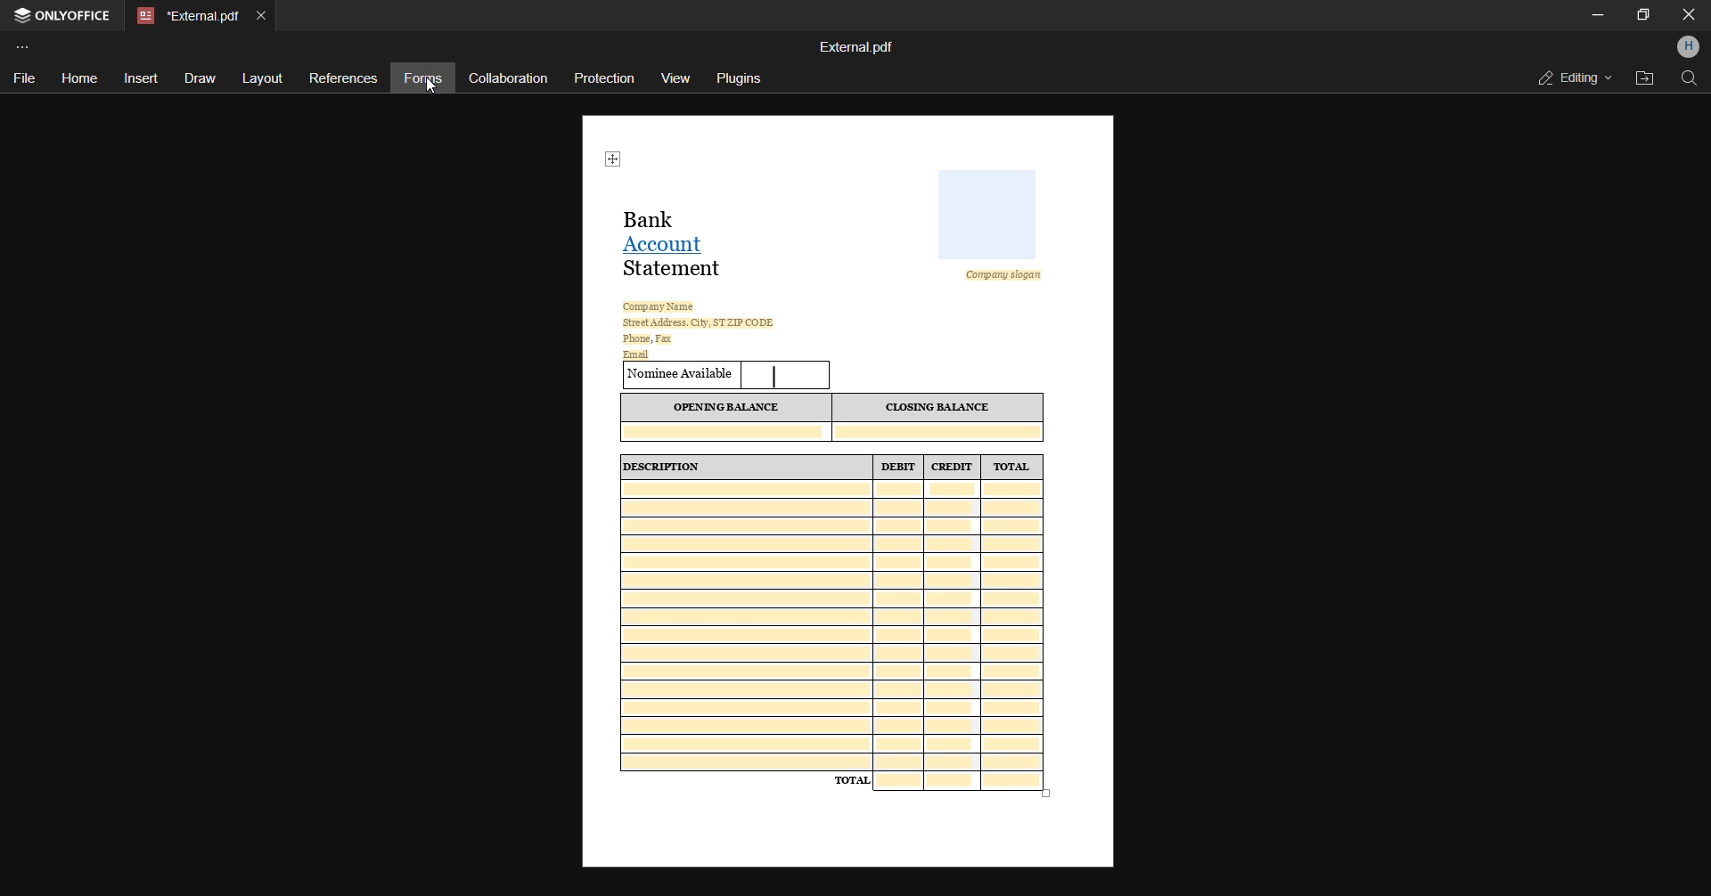  What do you see at coordinates (1569, 76) in the screenshot?
I see `editing` at bounding box center [1569, 76].